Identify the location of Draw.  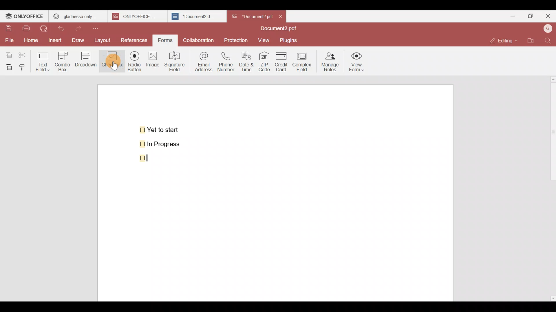
(80, 40).